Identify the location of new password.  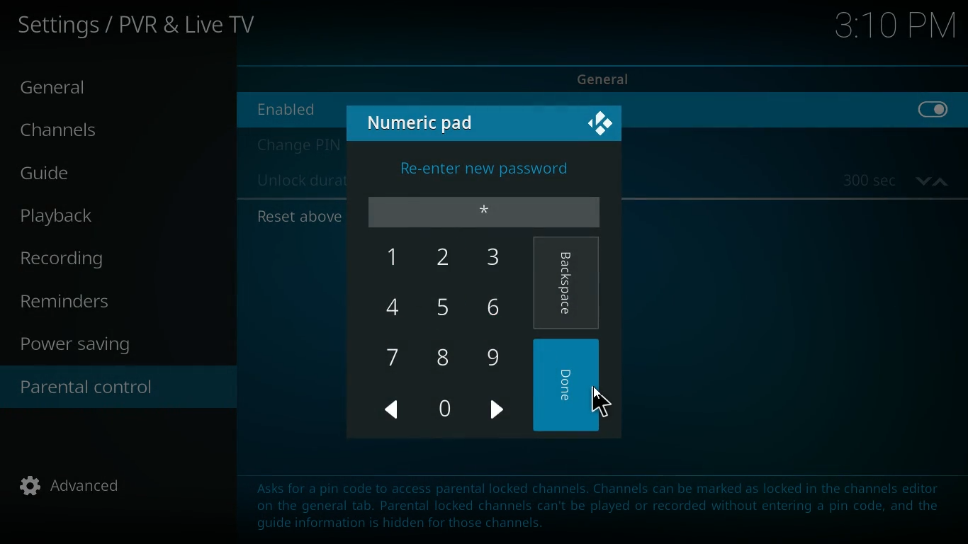
(485, 211).